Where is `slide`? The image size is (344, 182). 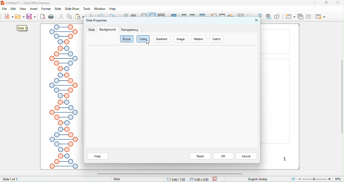 slide is located at coordinates (91, 30).